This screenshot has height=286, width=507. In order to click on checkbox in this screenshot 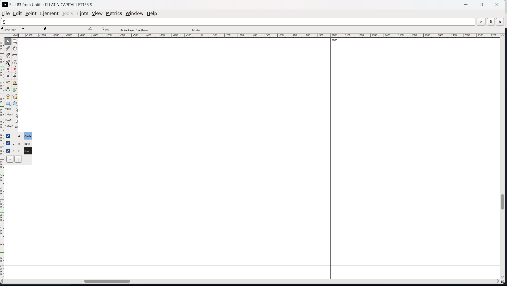, I will do `click(10, 136)`.